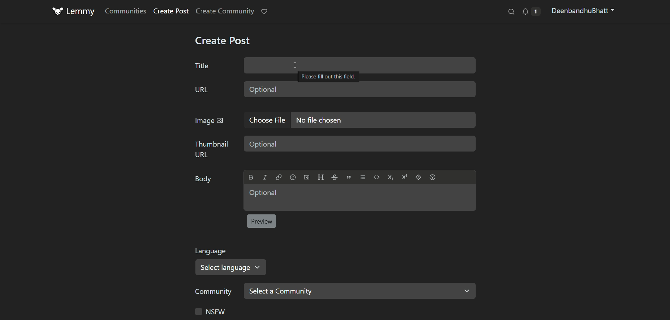  I want to click on communities, so click(125, 11).